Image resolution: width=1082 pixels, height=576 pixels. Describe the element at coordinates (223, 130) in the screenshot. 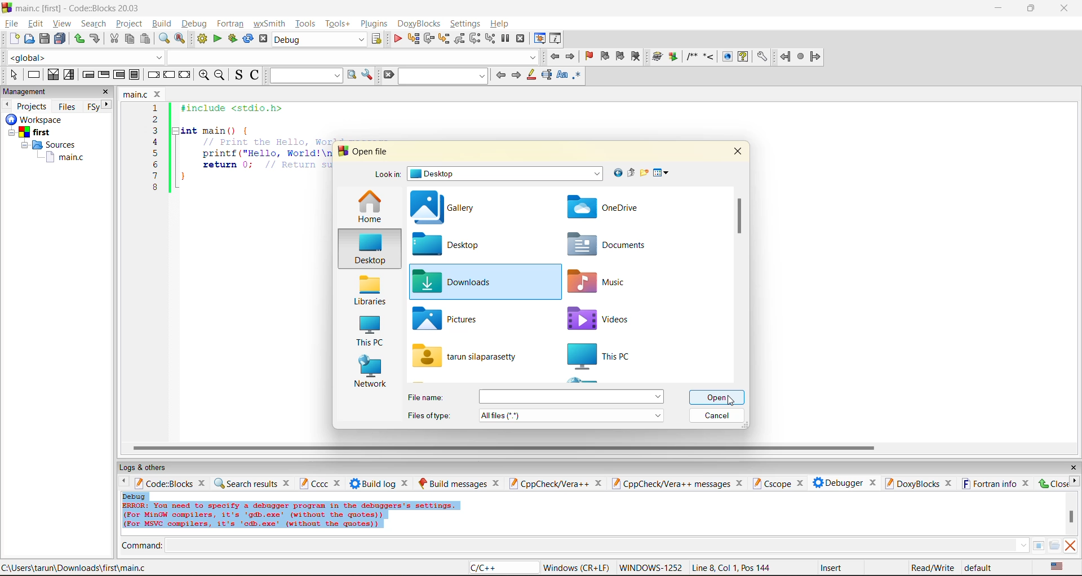

I see `int main(){` at that location.